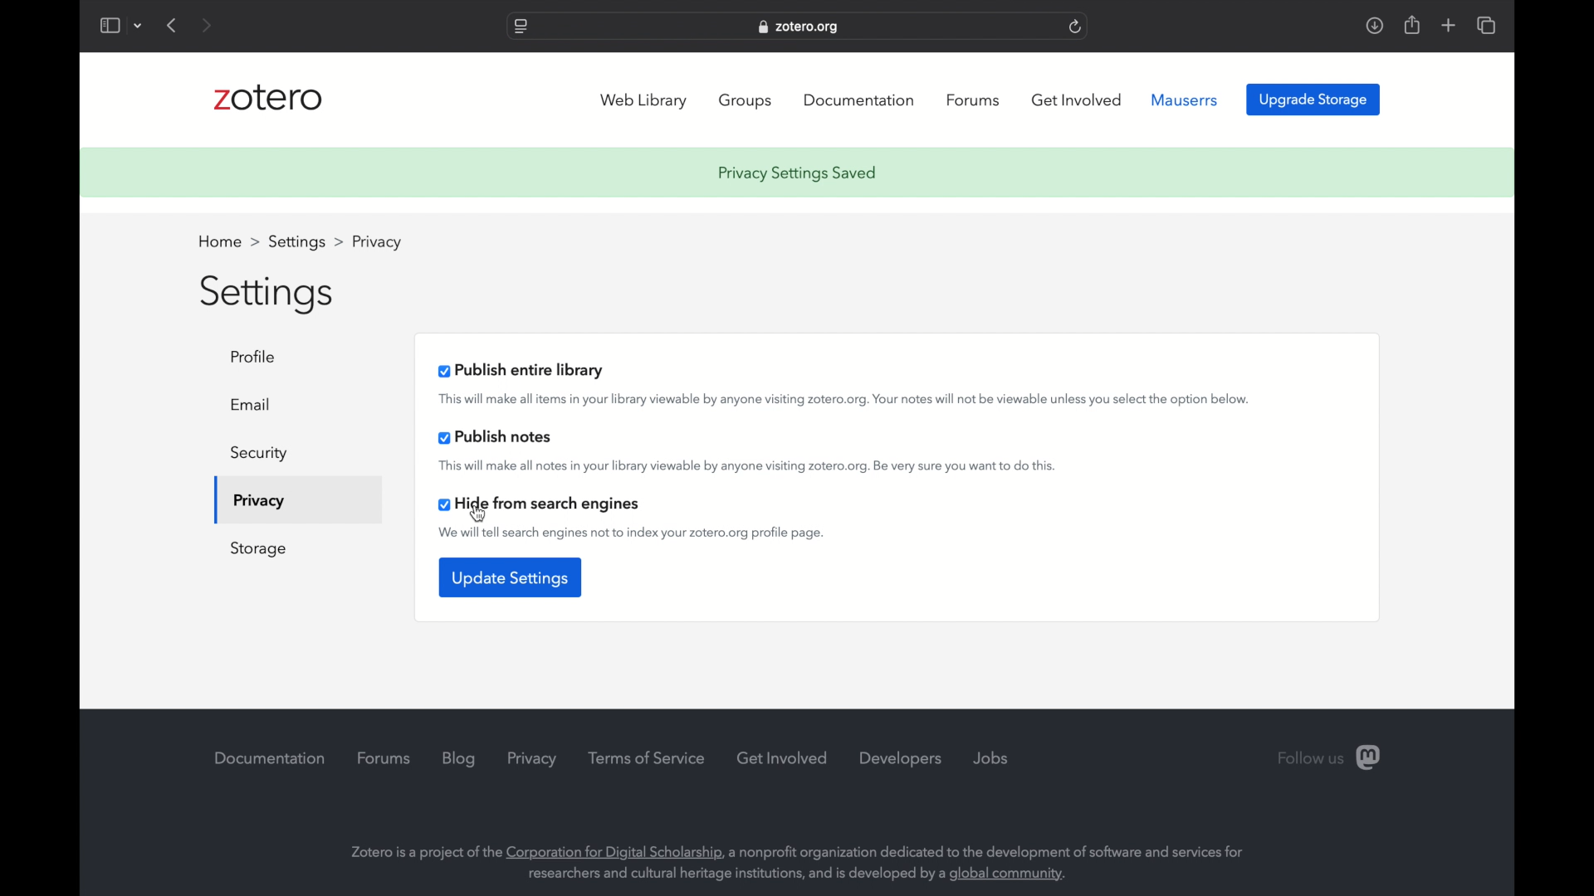  I want to click on zotero, so click(272, 99).